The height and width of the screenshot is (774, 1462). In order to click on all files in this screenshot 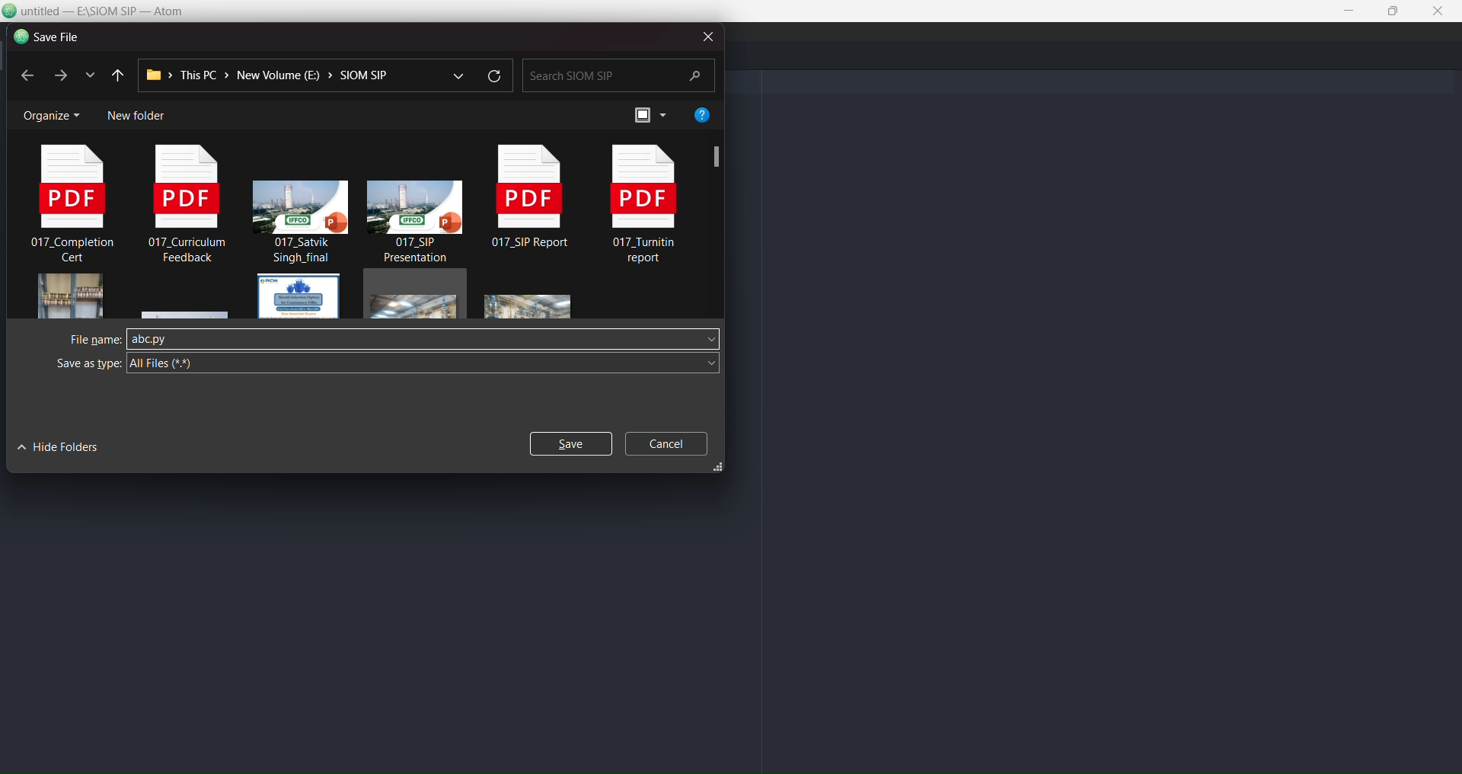, I will do `click(406, 362)`.